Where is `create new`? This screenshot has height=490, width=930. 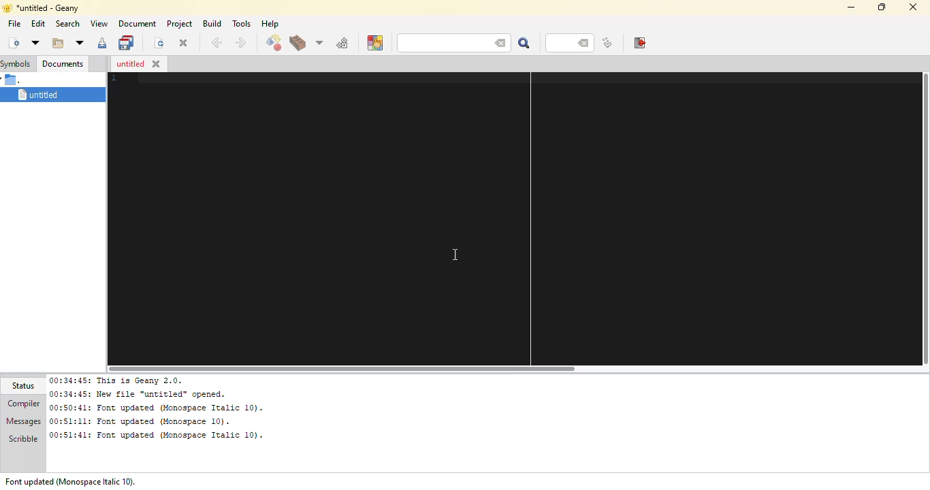
create new is located at coordinates (13, 42).